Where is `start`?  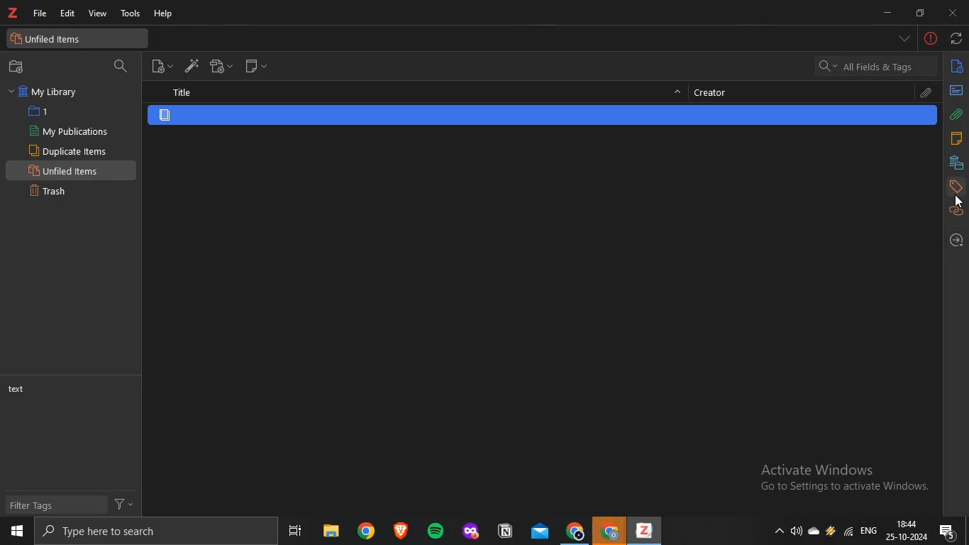 start is located at coordinates (14, 532).